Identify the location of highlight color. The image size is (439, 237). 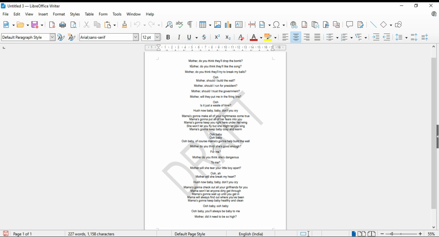
(271, 37).